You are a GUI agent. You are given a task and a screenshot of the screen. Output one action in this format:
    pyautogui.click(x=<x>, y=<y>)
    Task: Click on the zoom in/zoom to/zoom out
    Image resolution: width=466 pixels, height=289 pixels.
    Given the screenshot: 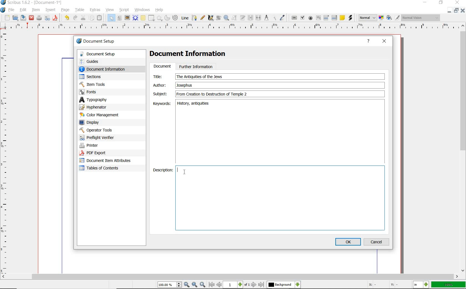 What is the action you would take?
    pyautogui.click(x=182, y=285)
    